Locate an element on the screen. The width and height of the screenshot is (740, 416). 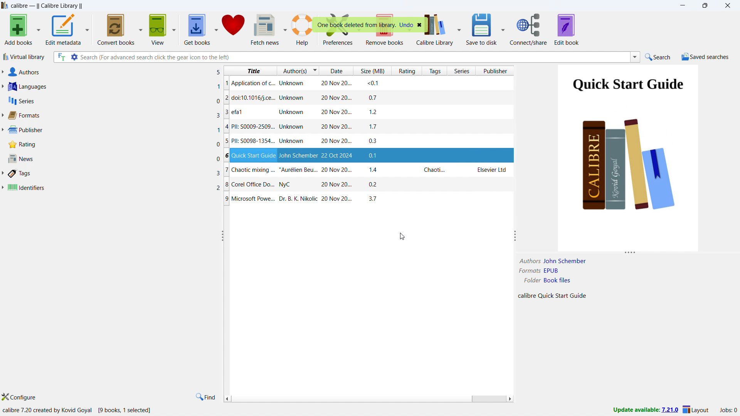
get books is located at coordinates (197, 29).